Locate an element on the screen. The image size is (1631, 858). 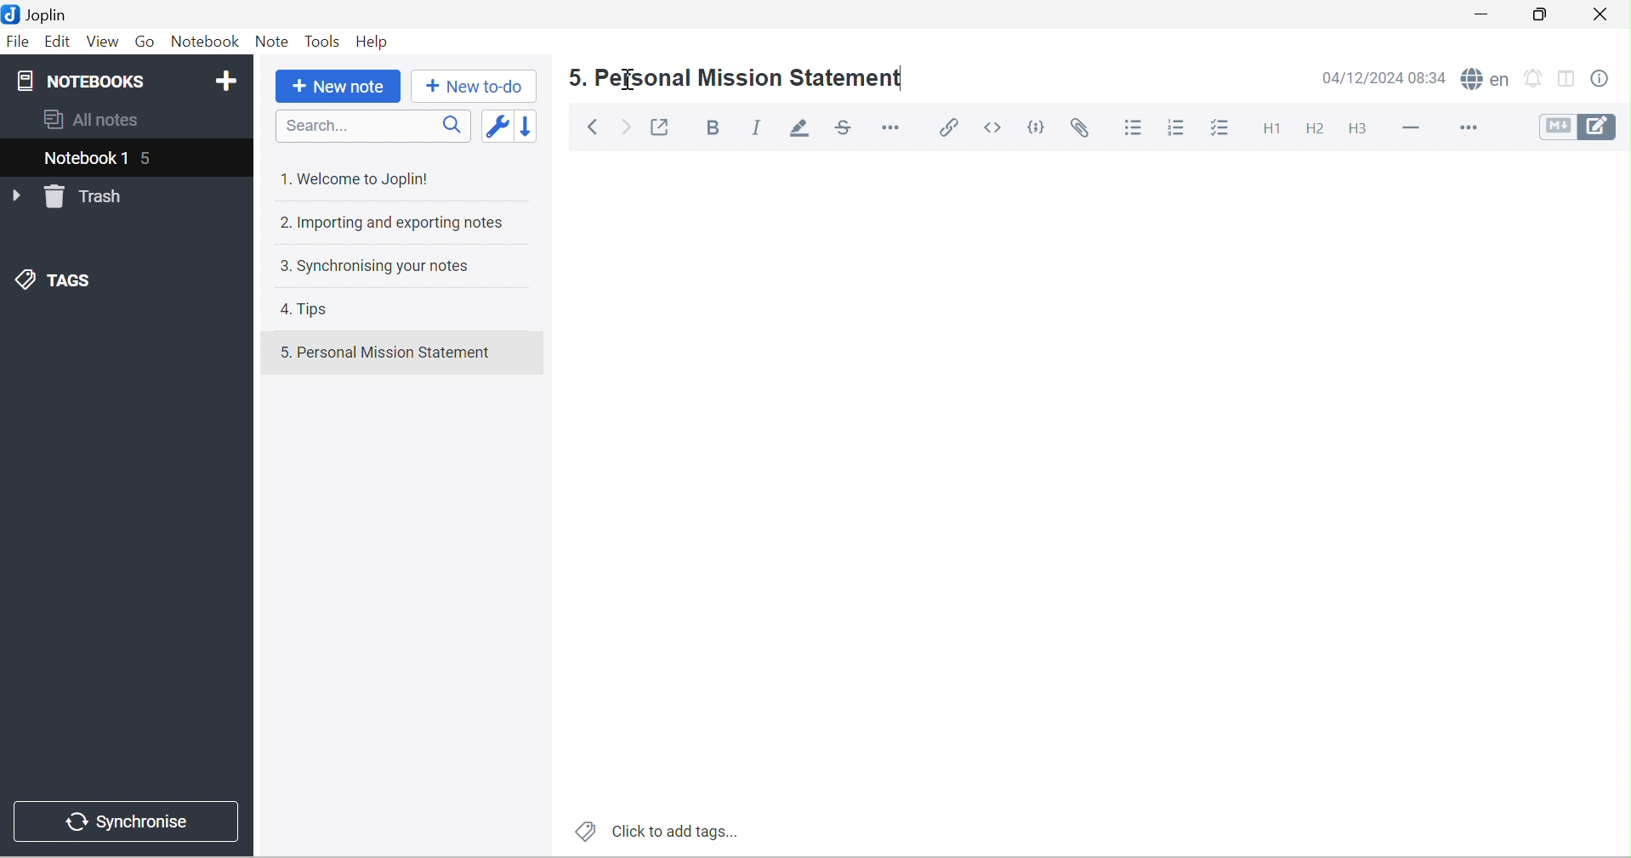
3. Synchronising your notes is located at coordinates (378, 269).